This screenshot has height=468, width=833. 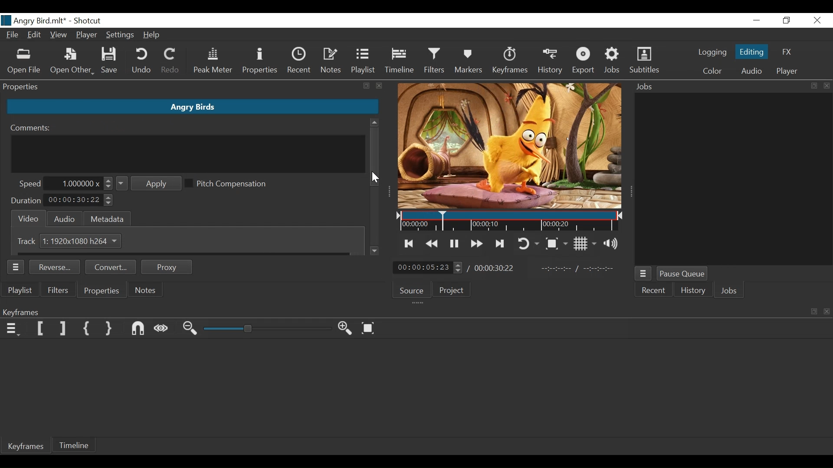 What do you see at coordinates (267, 329) in the screenshot?
I see `Zoom slider` at bounding box center [267, 329].